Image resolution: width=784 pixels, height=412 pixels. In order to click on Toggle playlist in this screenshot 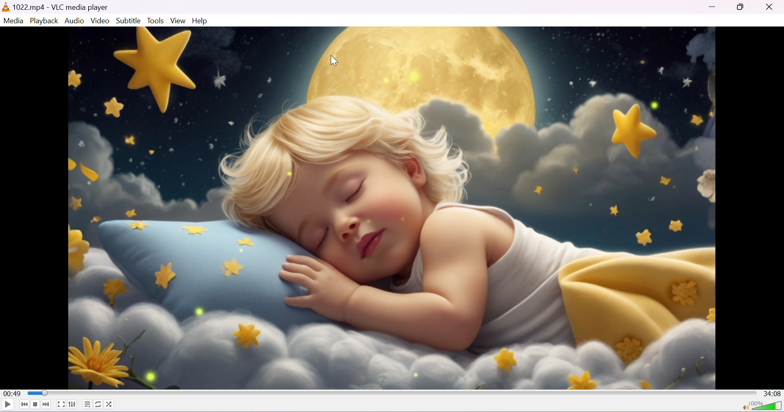, I will do `click(87, 405)`.